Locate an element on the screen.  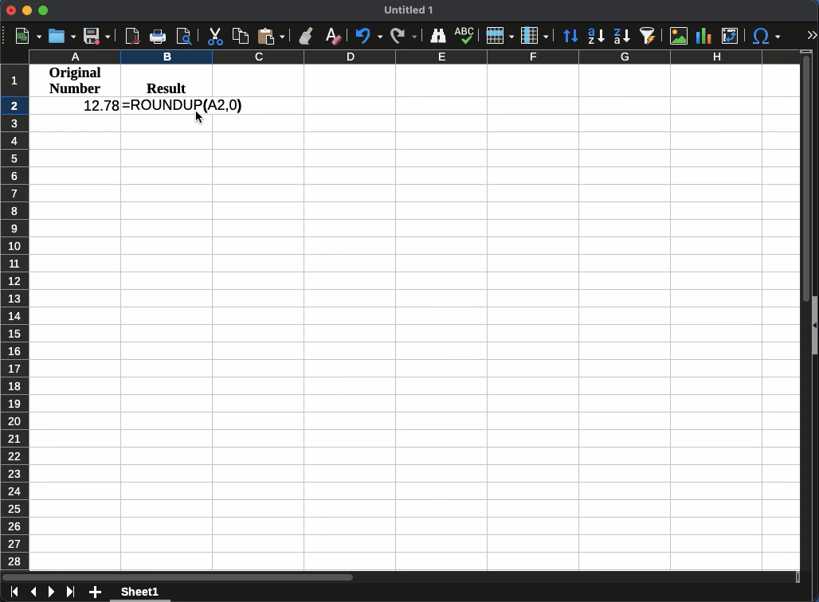
Undo is located at coordinates (368, 37).